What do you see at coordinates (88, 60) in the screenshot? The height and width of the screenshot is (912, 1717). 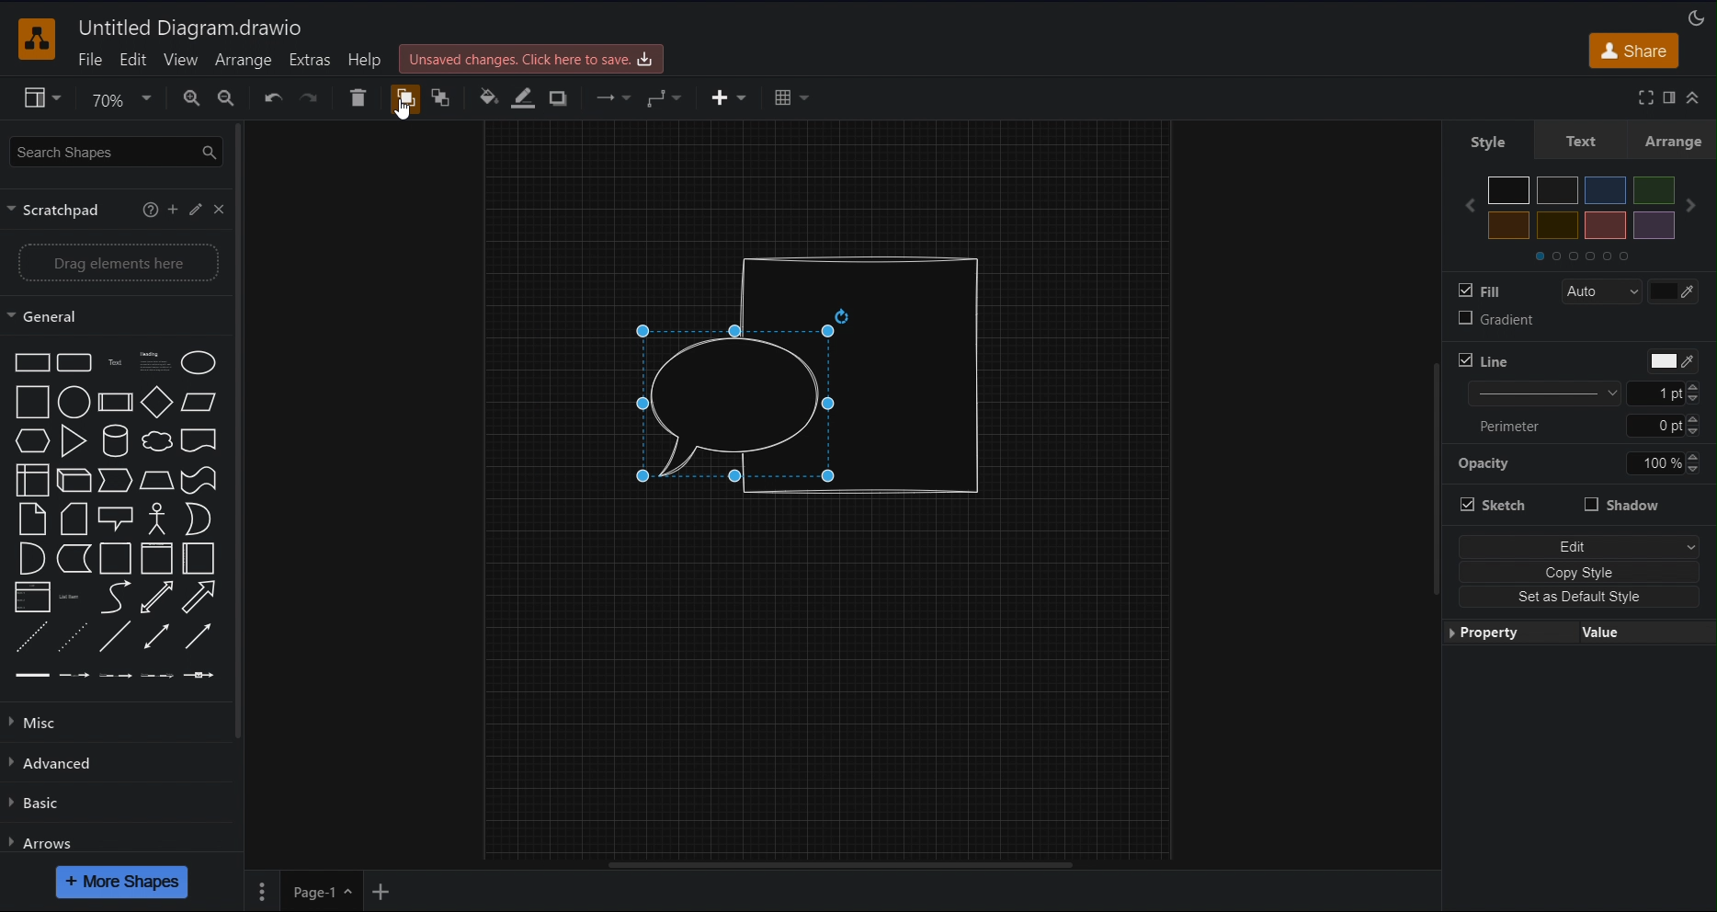 I see `File` at bounding box center [88, 60].